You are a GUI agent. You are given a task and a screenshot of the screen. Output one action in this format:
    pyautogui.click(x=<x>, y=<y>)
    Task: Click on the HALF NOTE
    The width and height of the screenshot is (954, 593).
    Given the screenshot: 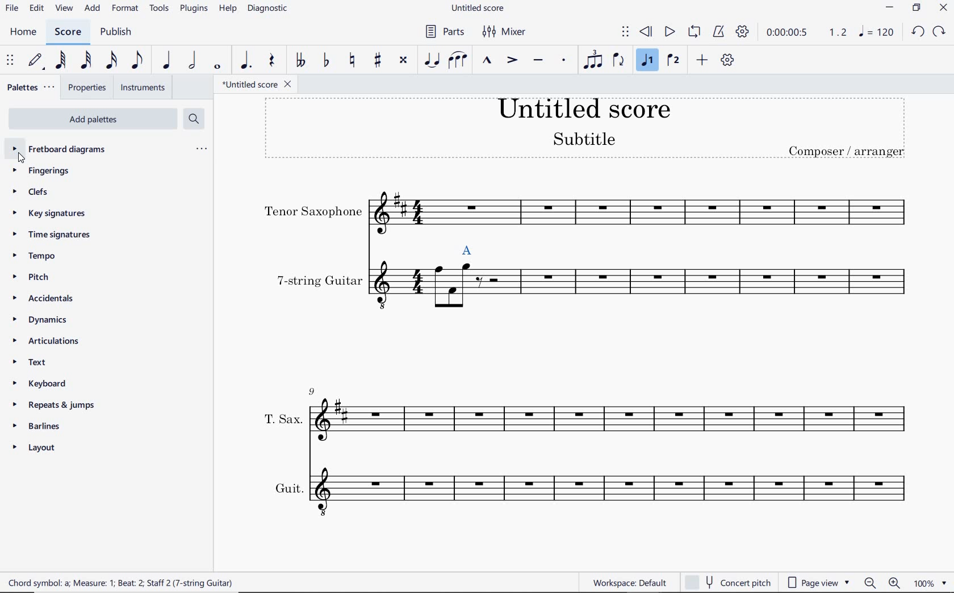 What is the action you would take?
    pyautogui.click(x=191, y=61)
    